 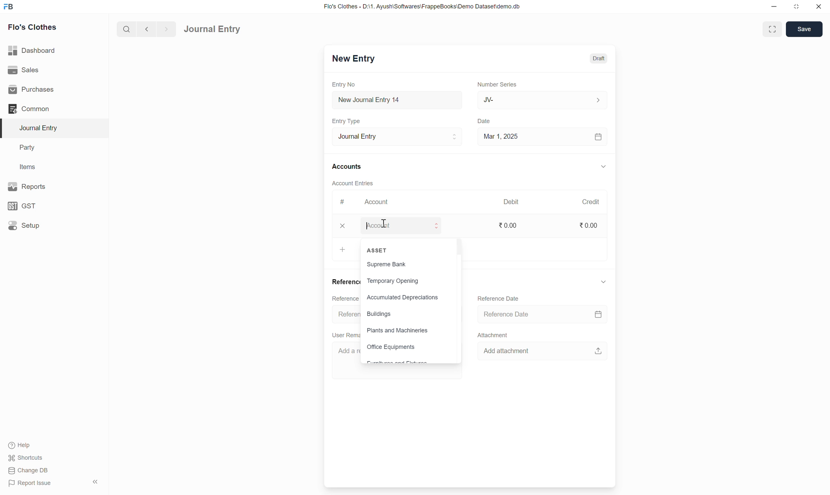 I want to click on New Journal Entry 14, so click(x=381, y=100).